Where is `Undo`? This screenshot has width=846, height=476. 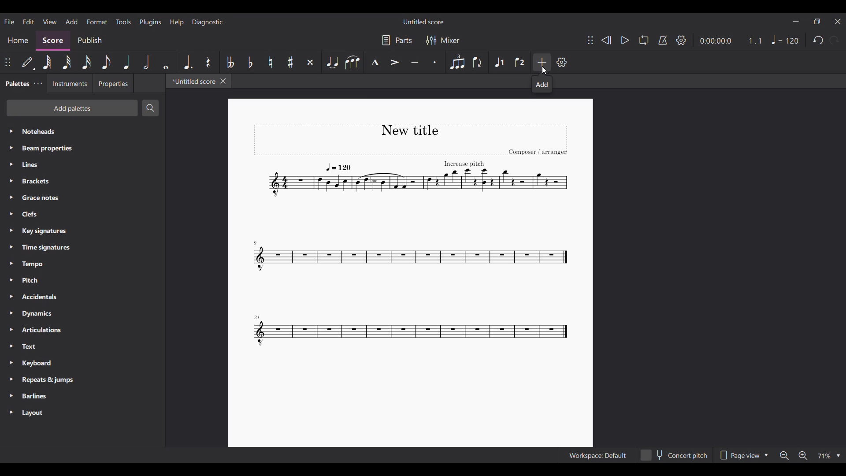 Undo is located at coordinates (817, 40).